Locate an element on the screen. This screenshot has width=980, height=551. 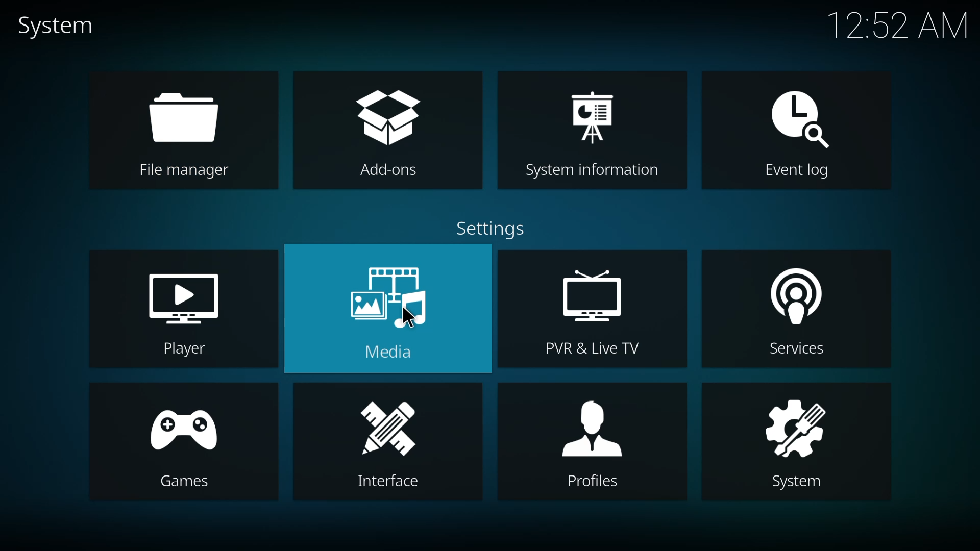
System information is located at coordinates (601, 170).